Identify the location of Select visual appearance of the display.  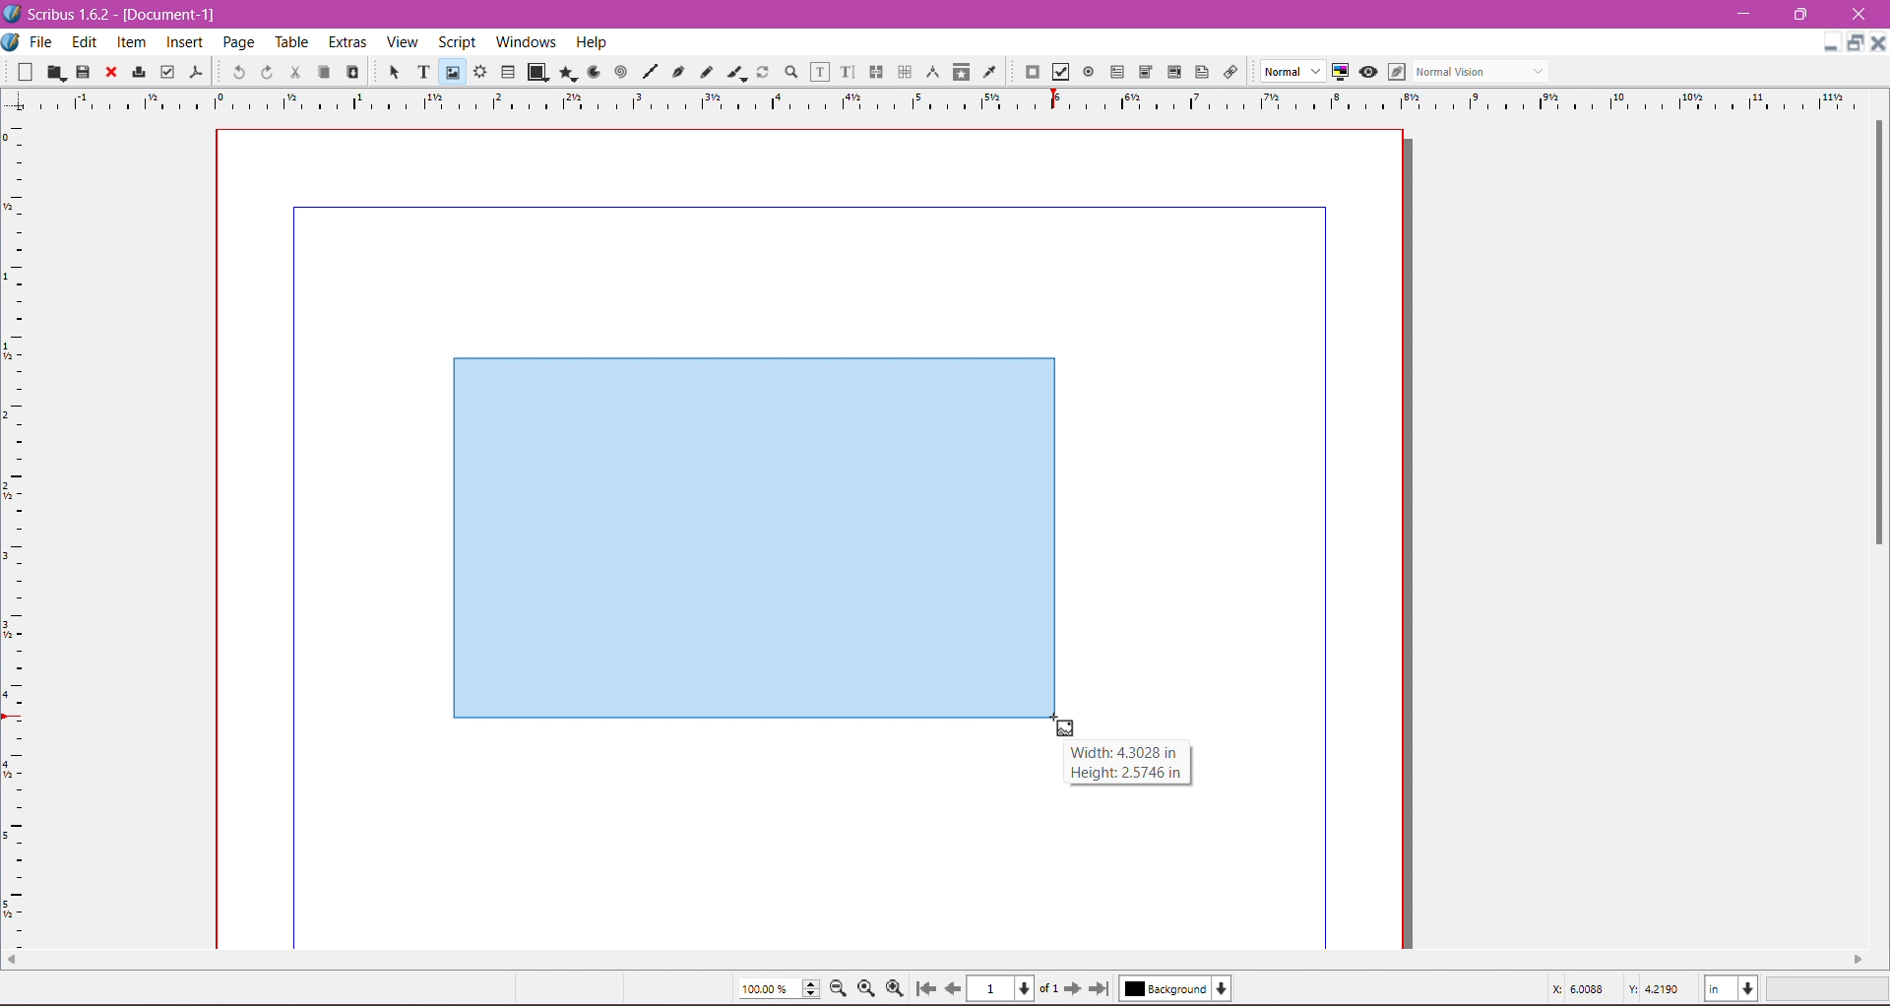
(1484, 71).